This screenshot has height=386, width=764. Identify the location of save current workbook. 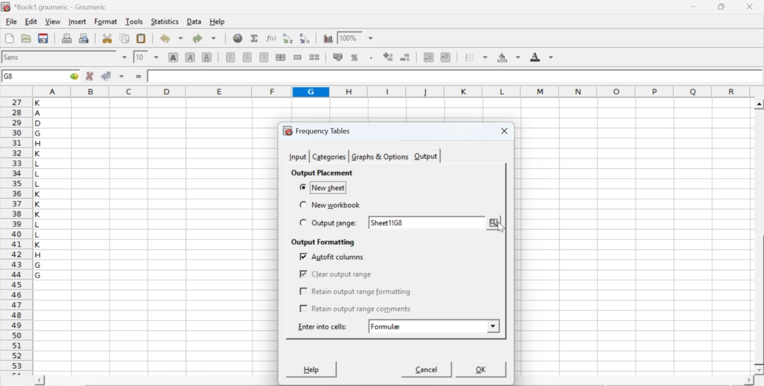
(44, 38).